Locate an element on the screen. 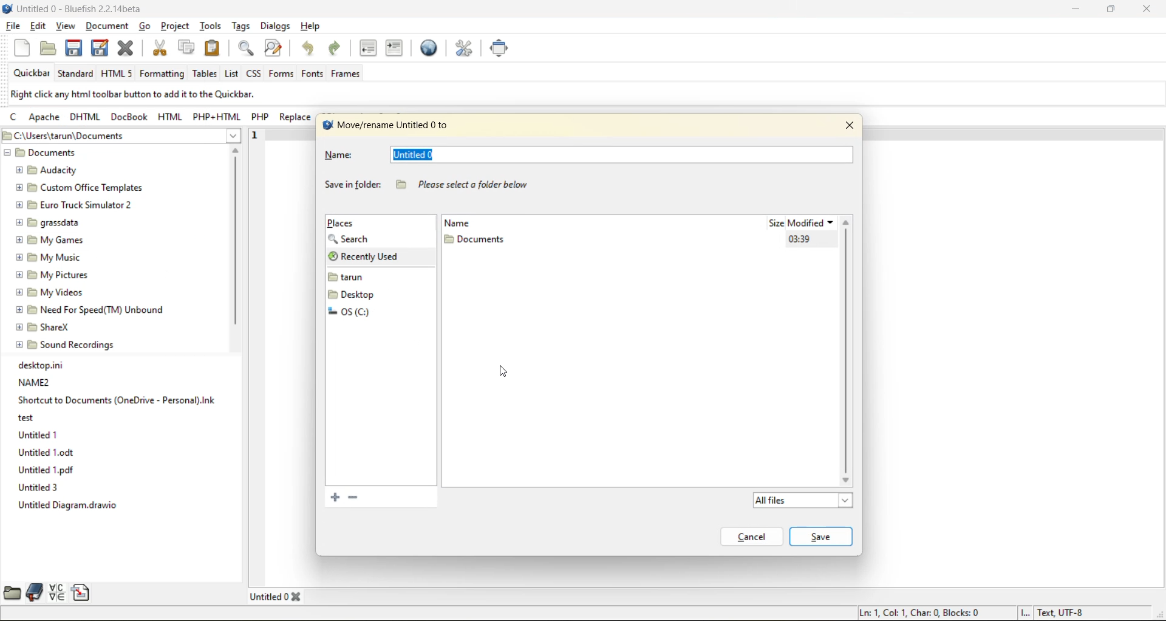  modified date is located at coordinates (813, 222).